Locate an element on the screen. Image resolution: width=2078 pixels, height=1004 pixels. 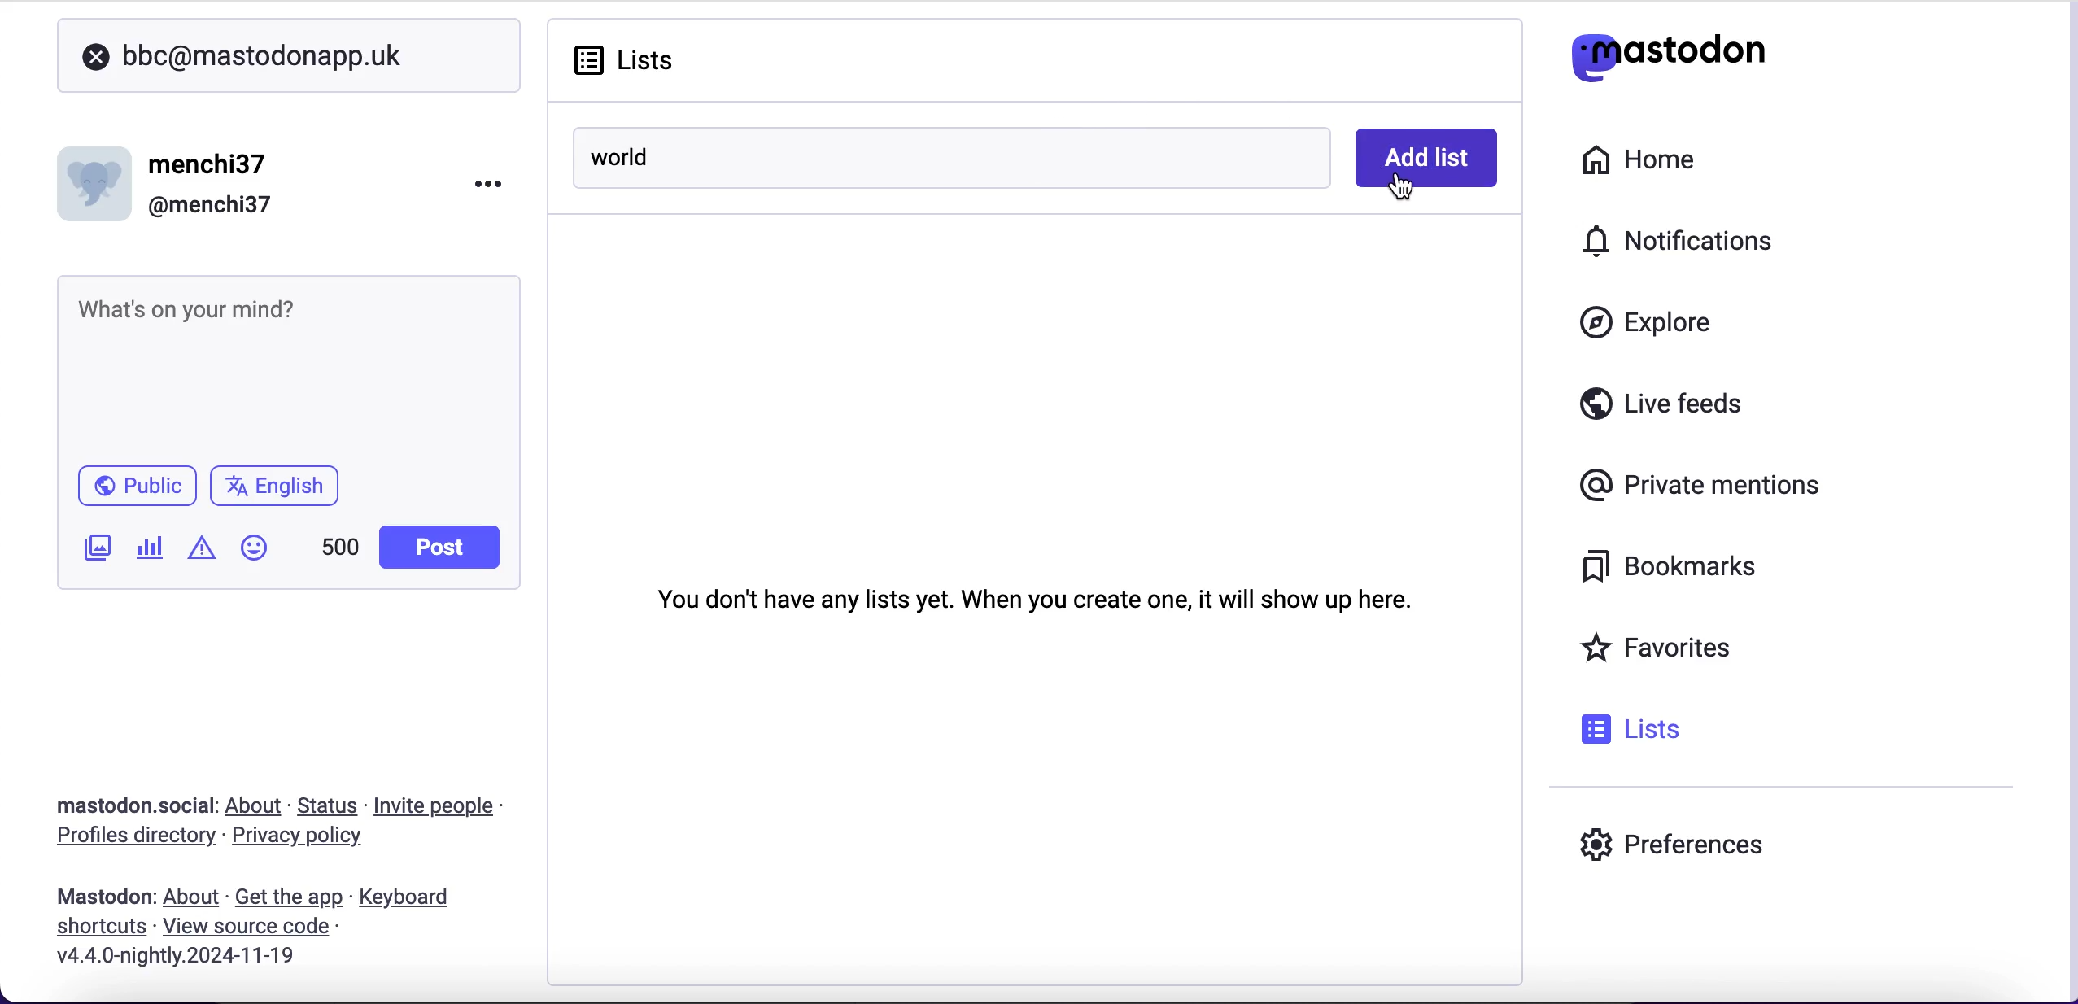
you don't have any lists yet is located at coordinates (1034, 596).